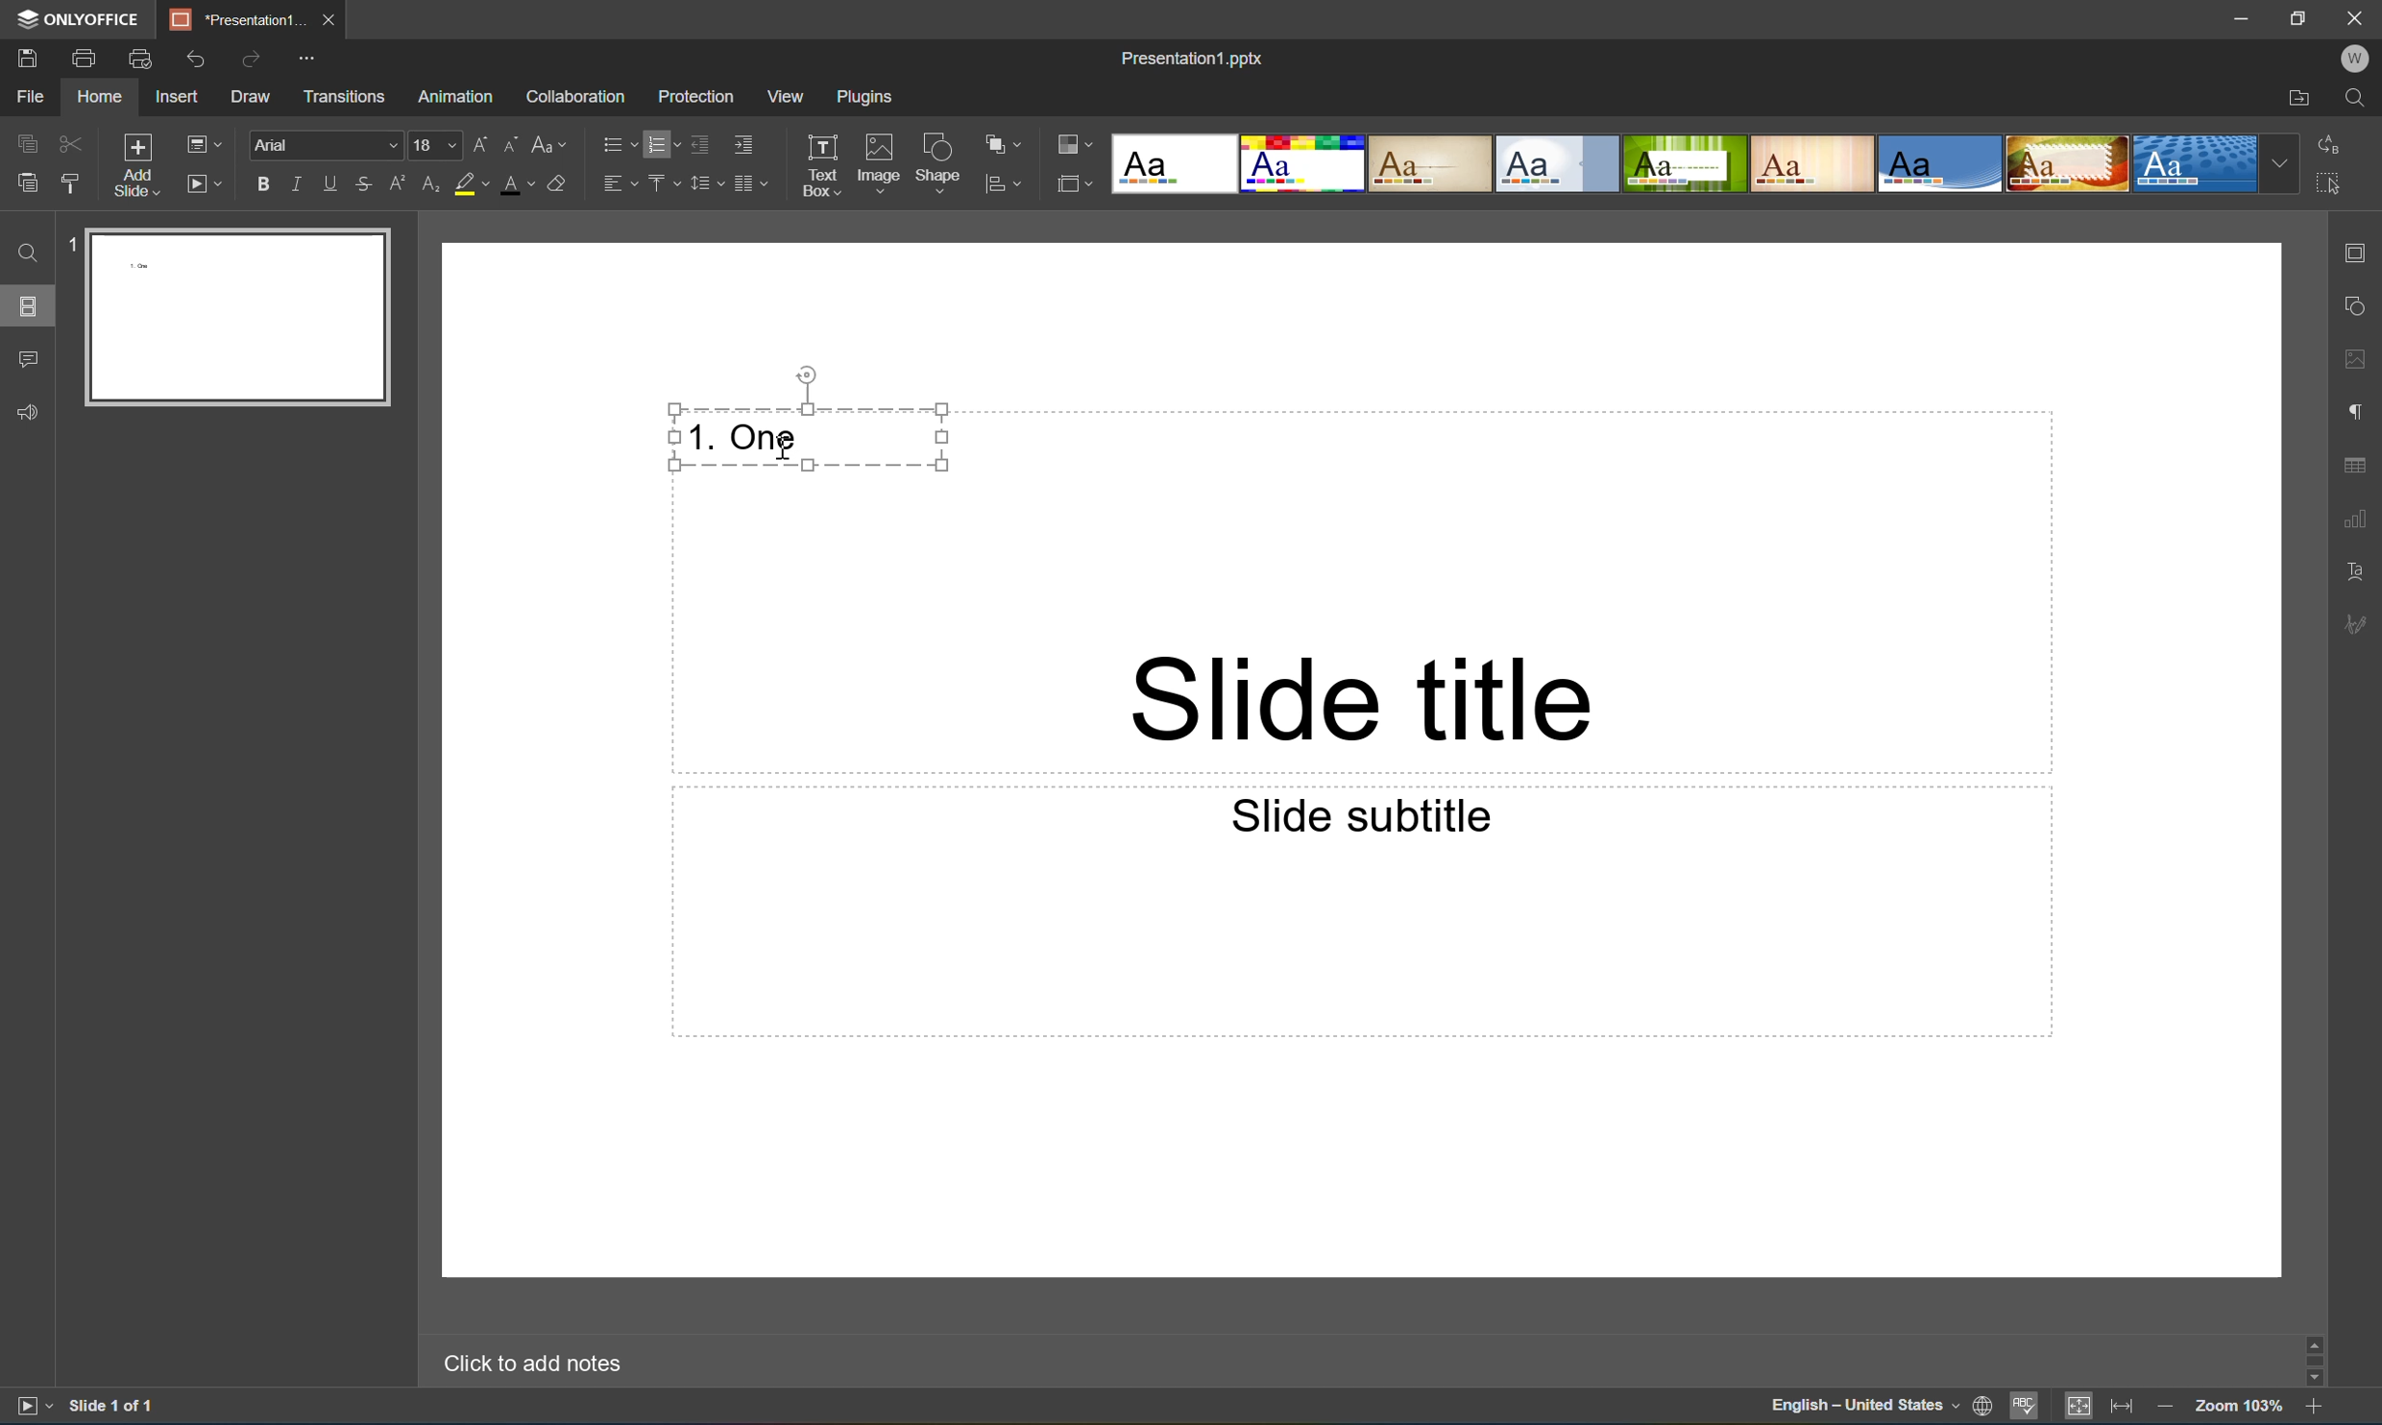 The height and width of the screenshot is (1425, 2382). I want to click on Vertical align, so click(665, 180).